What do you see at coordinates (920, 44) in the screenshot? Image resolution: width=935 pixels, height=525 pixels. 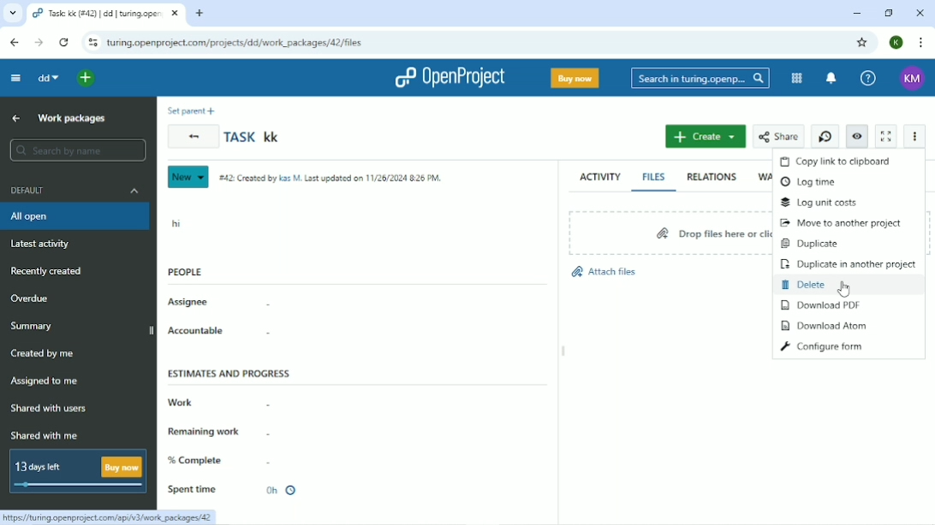 I see `Customize and control google chrome` at bounding box center [920, 44].